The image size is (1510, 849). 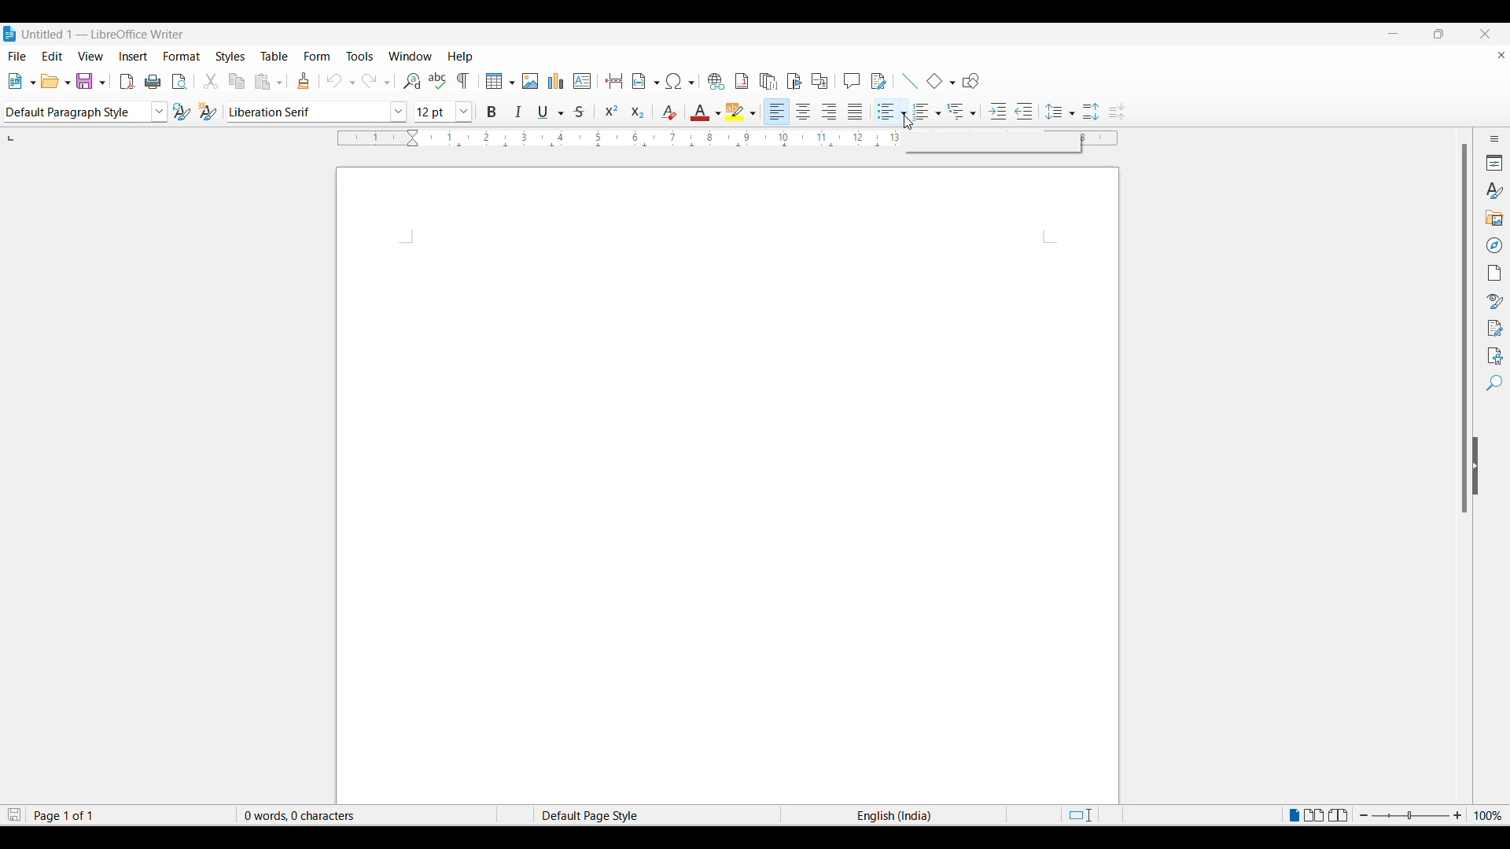 I want to click on hightlight color, so click(x=742, y=110).